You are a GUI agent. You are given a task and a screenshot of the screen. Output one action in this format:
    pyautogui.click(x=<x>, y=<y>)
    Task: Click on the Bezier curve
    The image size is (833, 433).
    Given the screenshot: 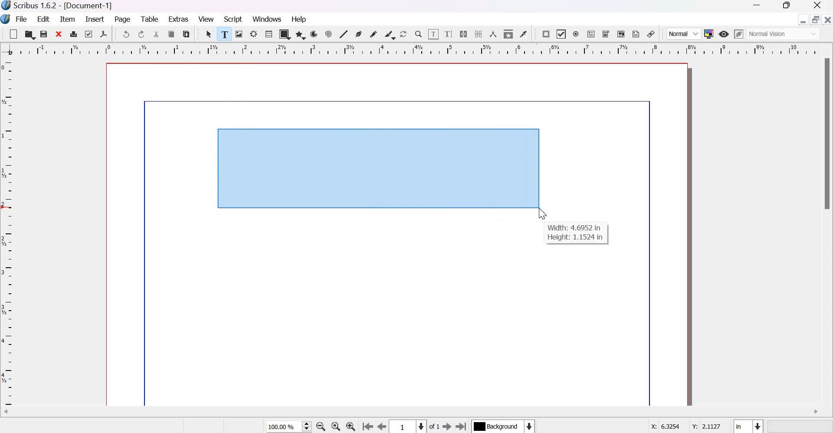 What is the action you would take?
    pyautogui.click(x=358, y=34)
    